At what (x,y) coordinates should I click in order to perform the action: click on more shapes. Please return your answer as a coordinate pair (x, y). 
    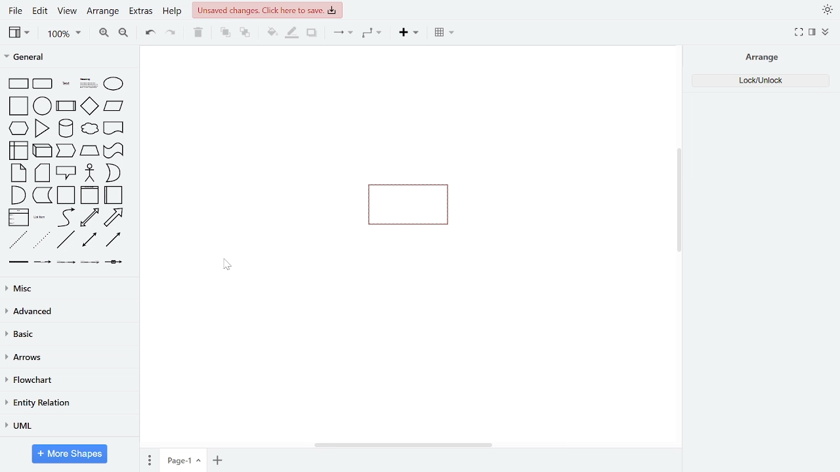
    Looking at the image, I should click on (71, 454).